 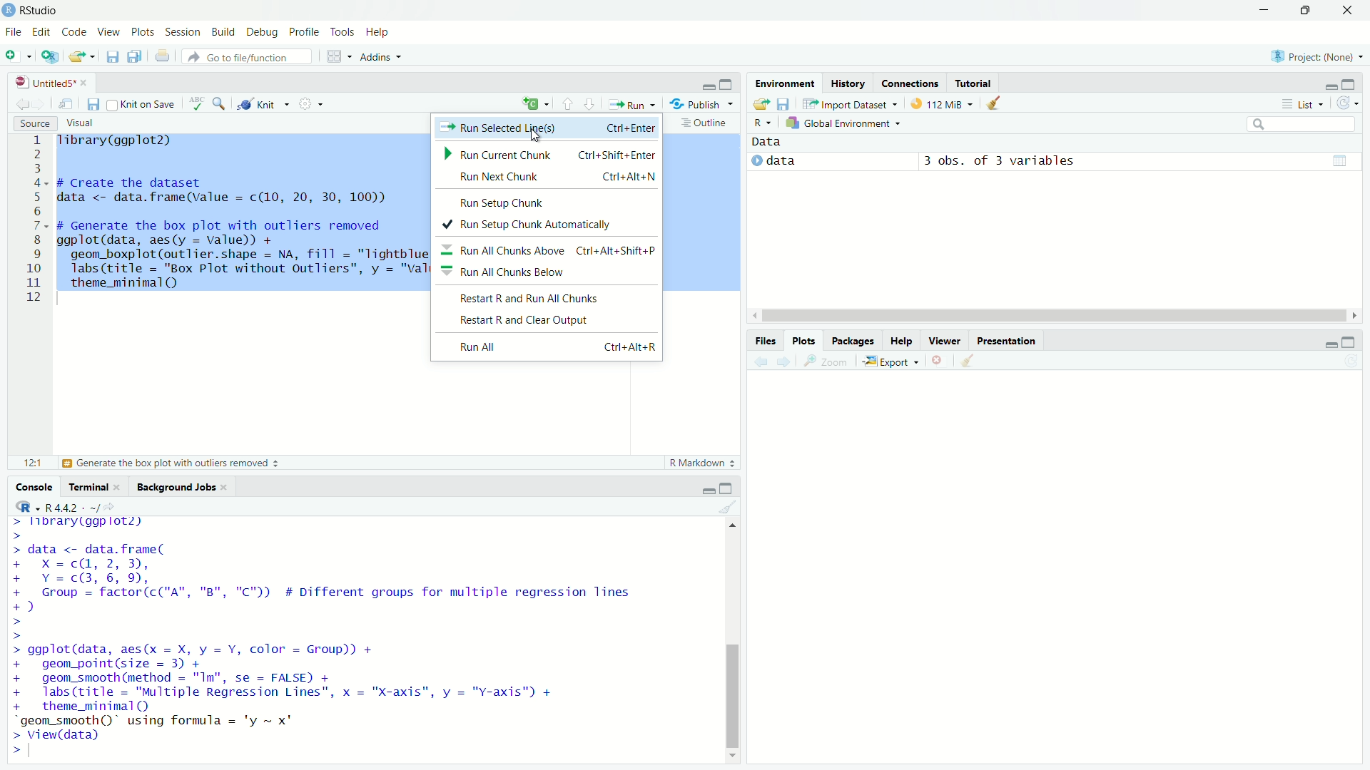 What do you see at coordinates (975, 81) in the screenshot?
I see `Tutorial` at bounding box center [975, 81].